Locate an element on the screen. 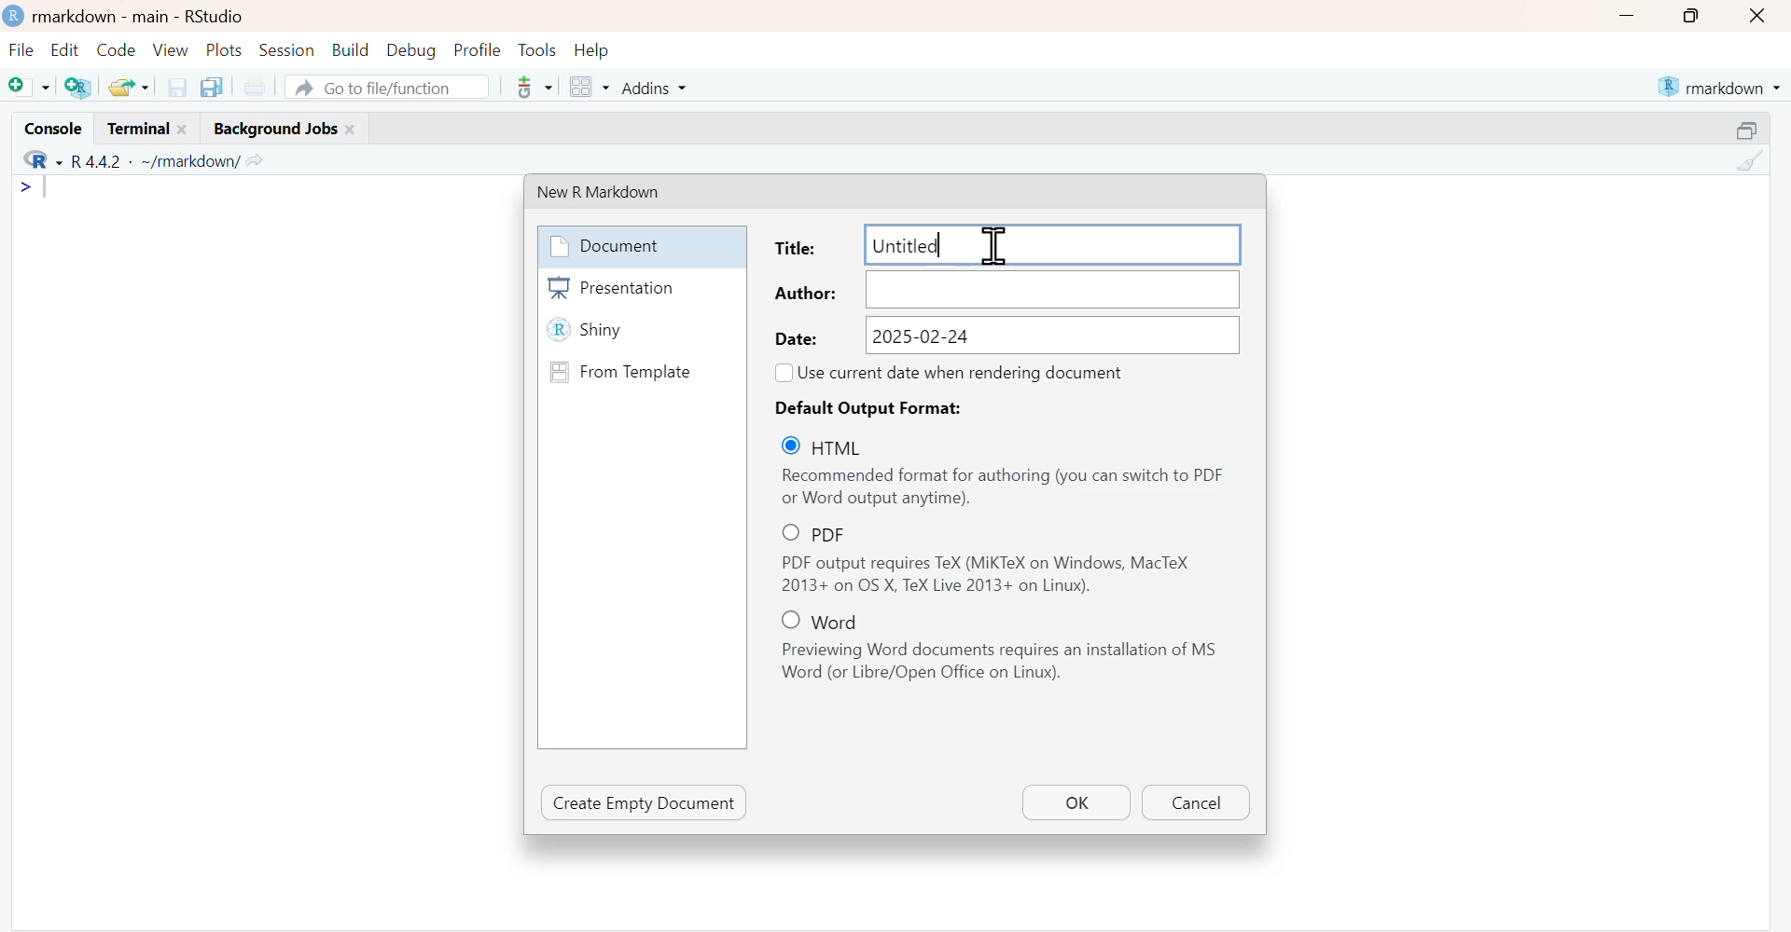  Presentation is located at coordinates (641, 288).